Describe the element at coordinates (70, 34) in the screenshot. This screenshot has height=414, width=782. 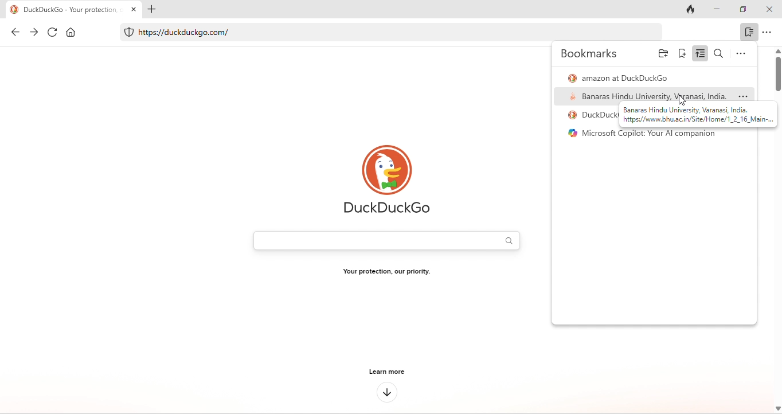
I see `home` at that location.